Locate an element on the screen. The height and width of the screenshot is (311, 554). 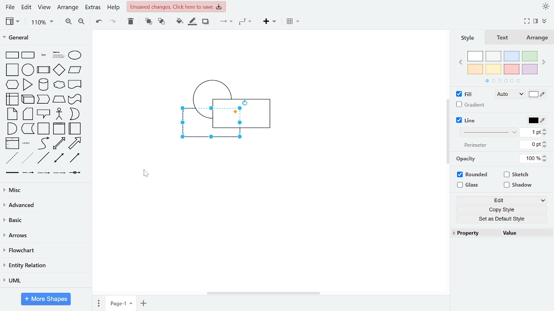
vertical scrollbar is located at coordinates (448, 131).